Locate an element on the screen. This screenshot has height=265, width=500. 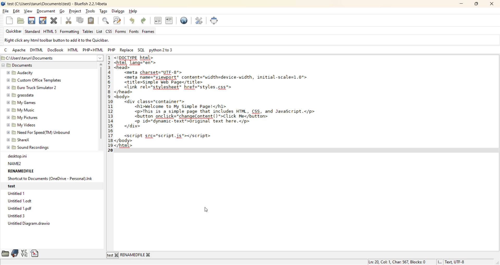
dialogs is located at coordinates (120, 11).